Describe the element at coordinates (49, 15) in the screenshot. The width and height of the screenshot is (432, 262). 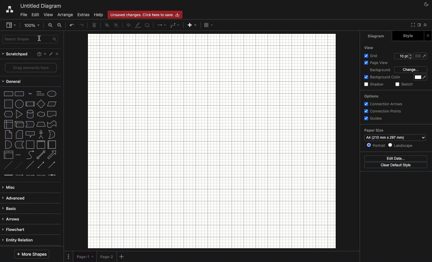
I see `View` at that location.